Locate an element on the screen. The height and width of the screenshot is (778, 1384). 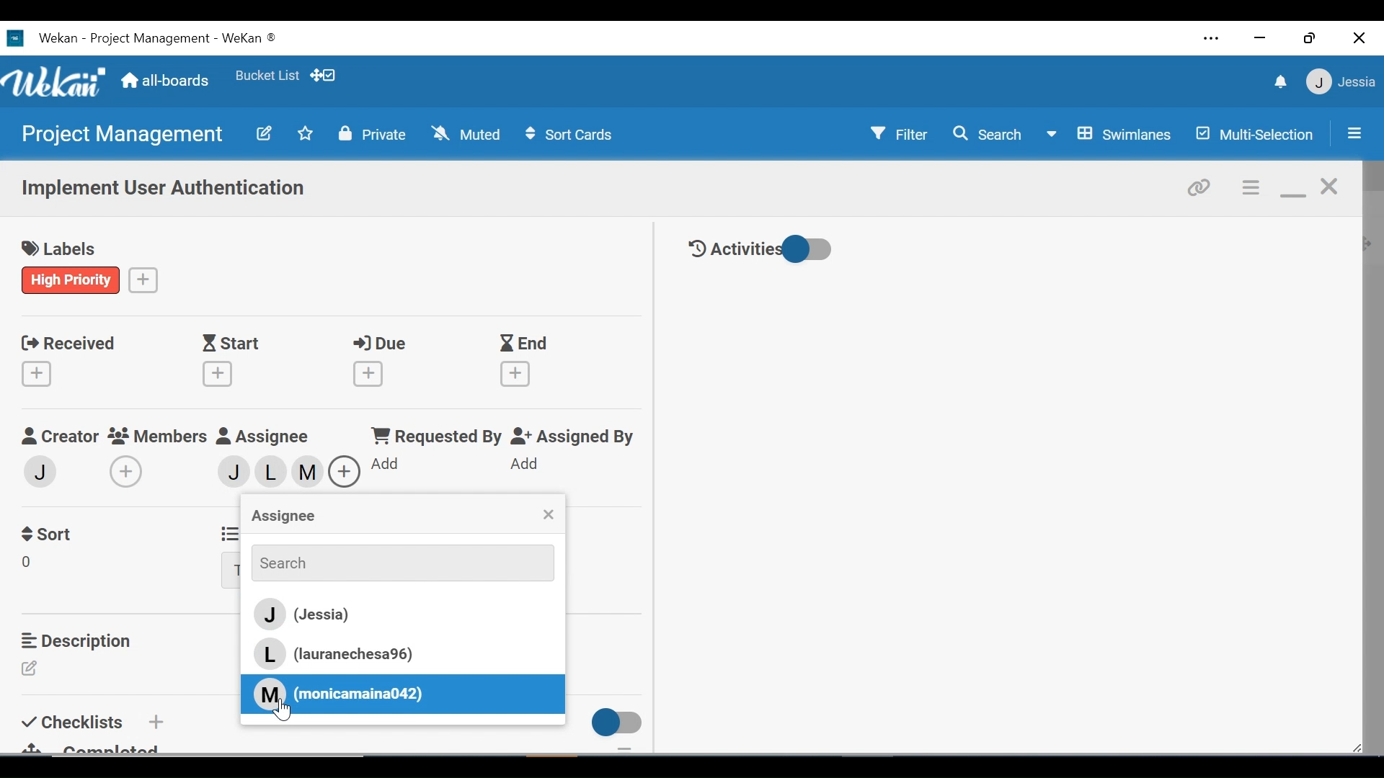
wekan icon is located at coordinates (19, 38).